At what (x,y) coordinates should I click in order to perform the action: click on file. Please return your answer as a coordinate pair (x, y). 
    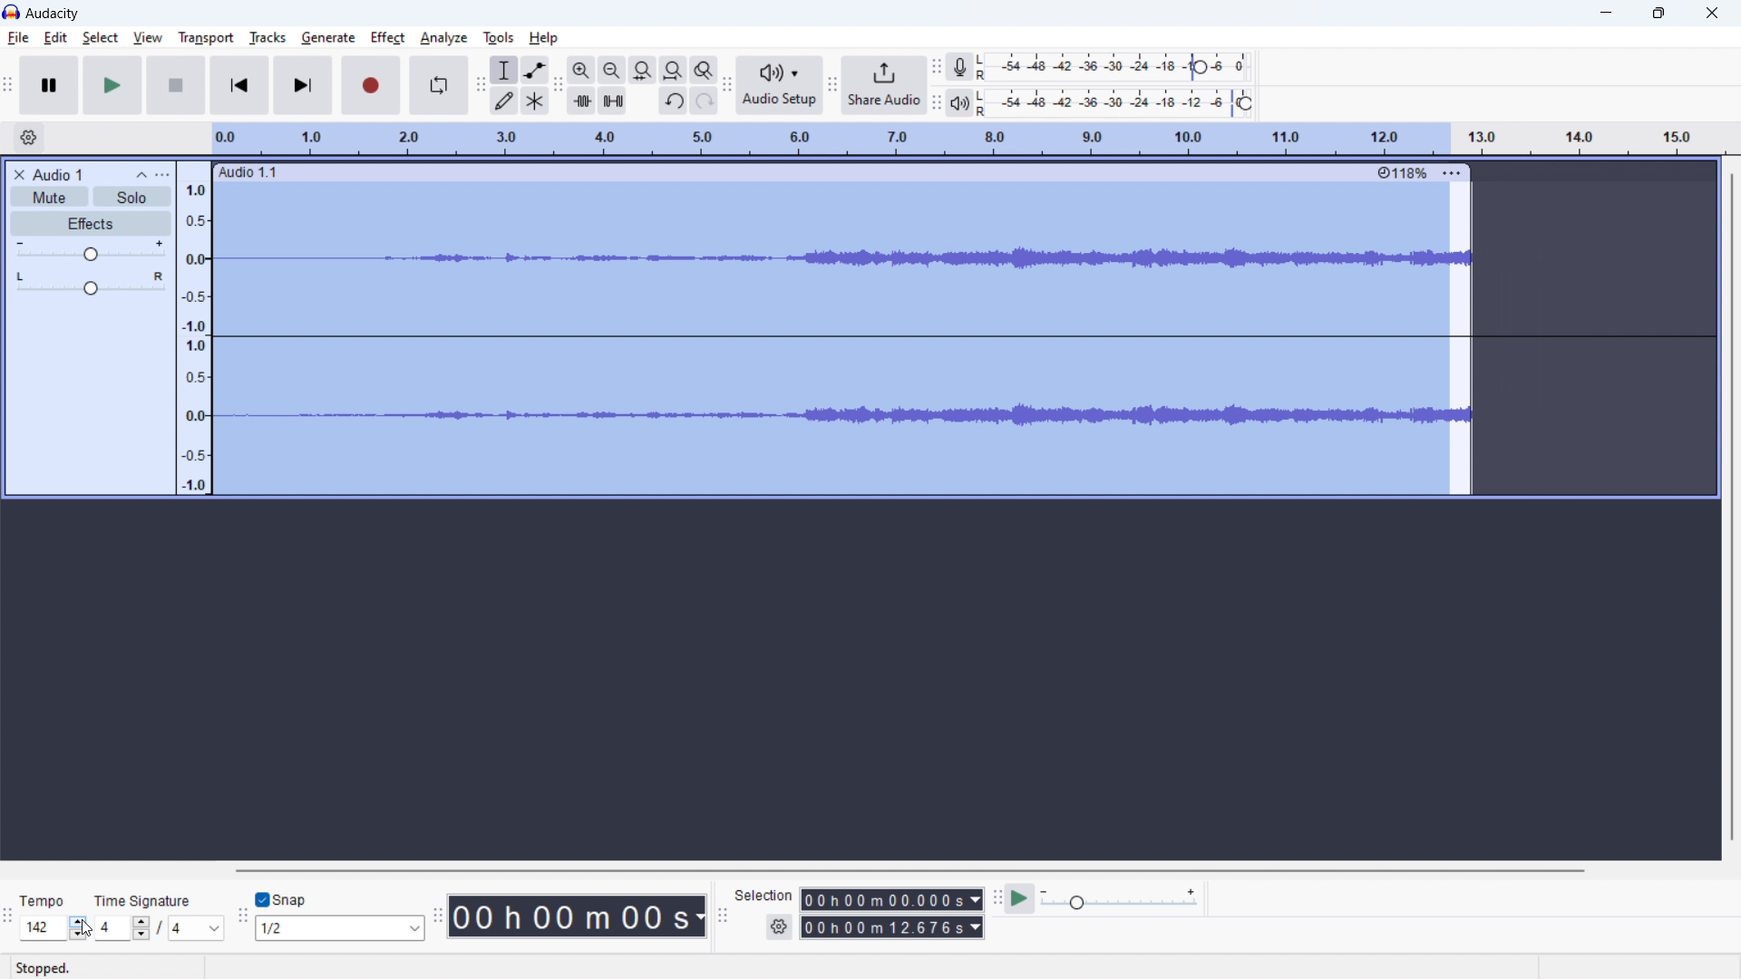
    Looking at the image, I should click on (17, 39).